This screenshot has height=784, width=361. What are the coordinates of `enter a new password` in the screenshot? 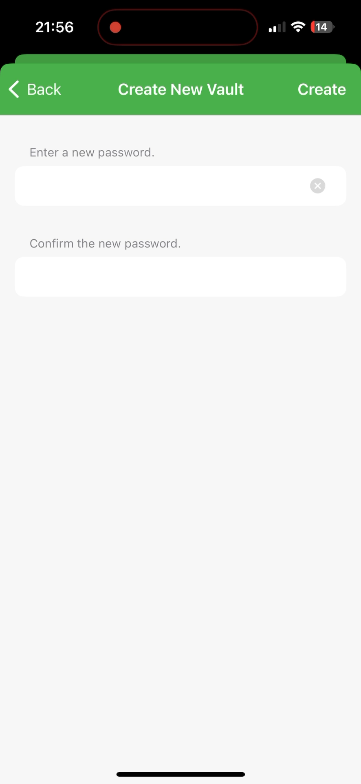 It's located at (92, 149).